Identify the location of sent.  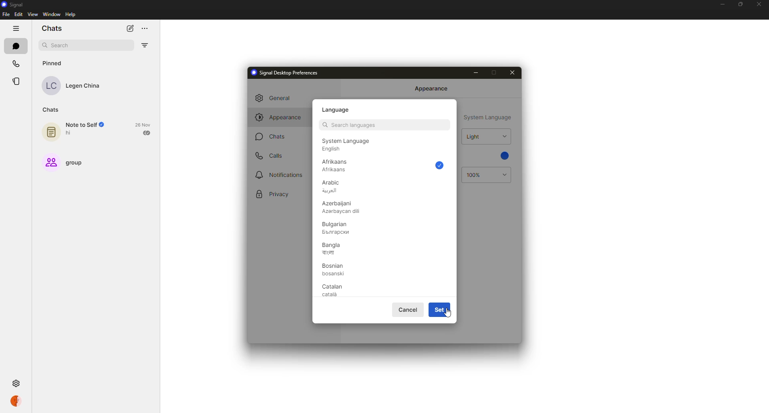
(147, 133).